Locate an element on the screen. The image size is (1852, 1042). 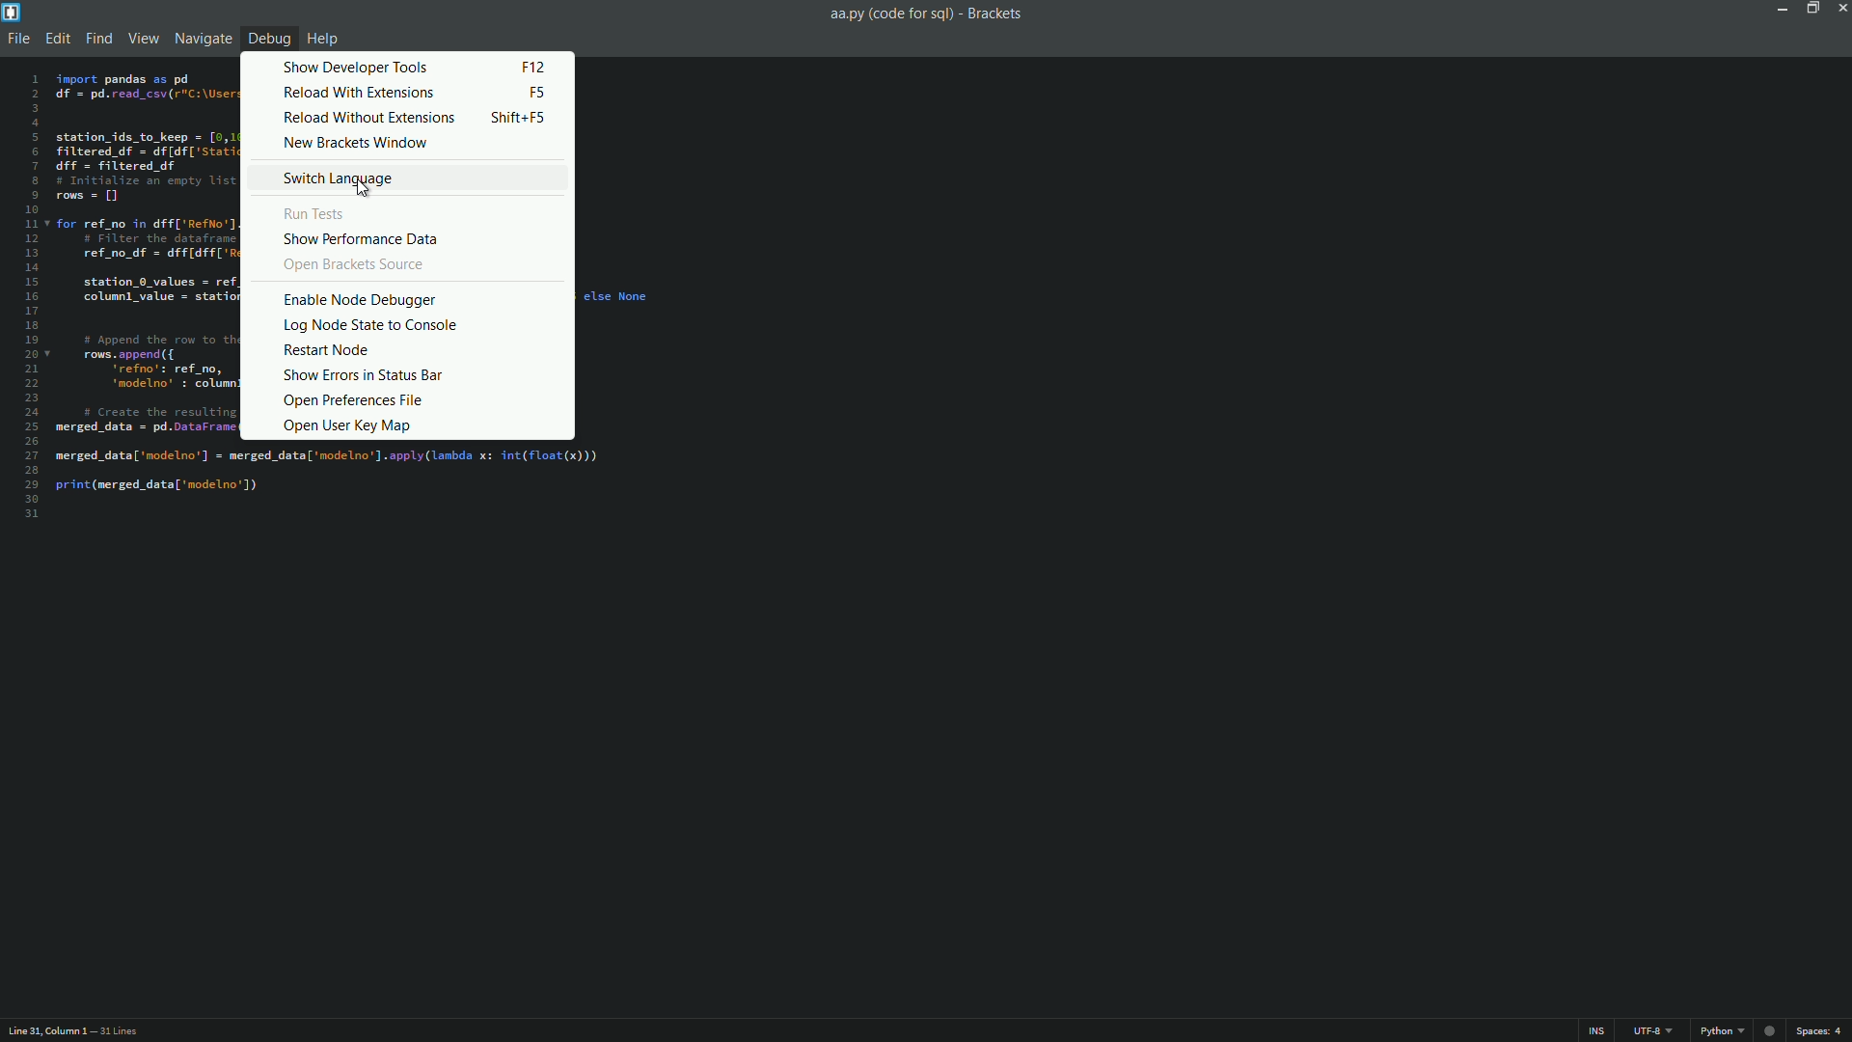
help menu is located at coordinates (325, 40).